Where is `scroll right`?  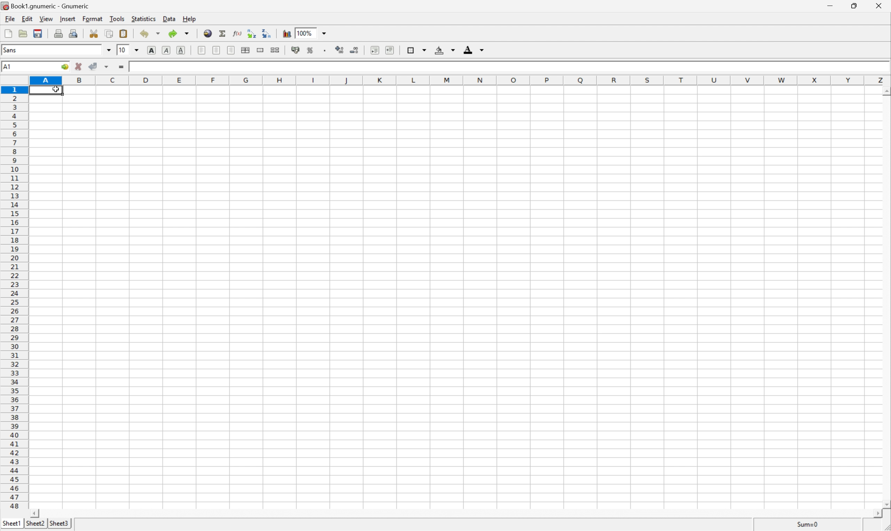 scroll right is located at coordinates (880, 517).